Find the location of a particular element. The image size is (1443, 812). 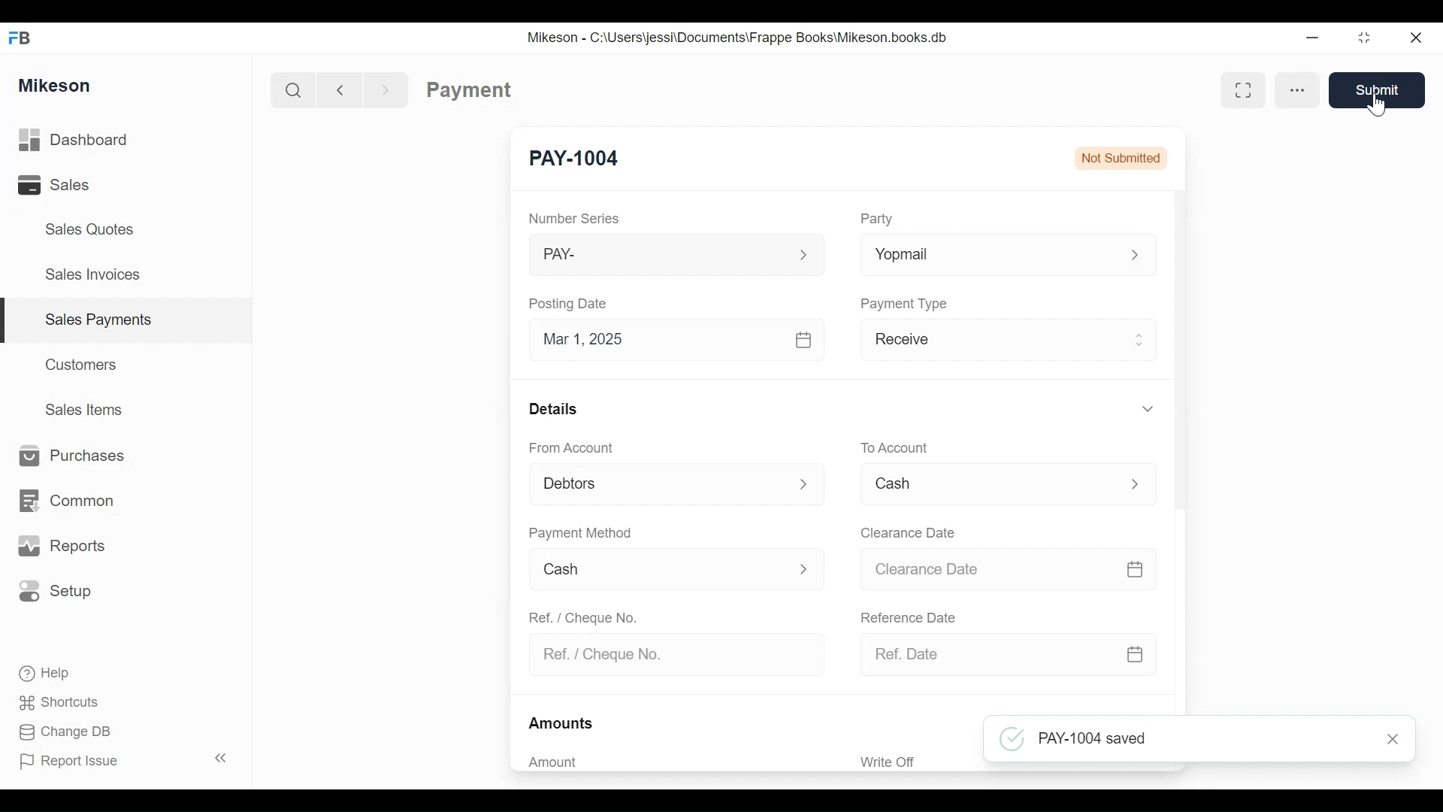

Maximize is located at coordinates (1362, 40).